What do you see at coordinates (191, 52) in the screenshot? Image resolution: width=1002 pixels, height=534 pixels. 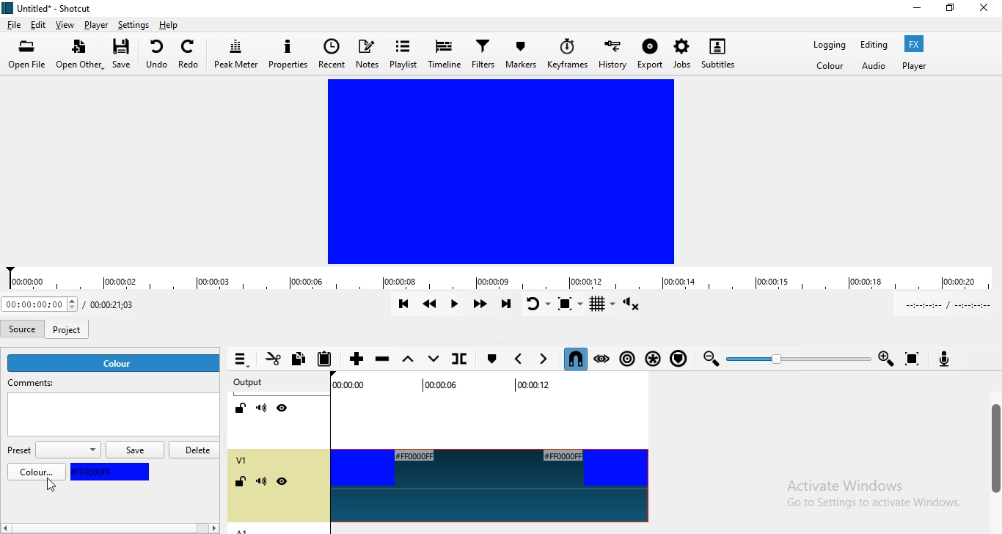 I see `Redo` at bounding box center [191, 52].